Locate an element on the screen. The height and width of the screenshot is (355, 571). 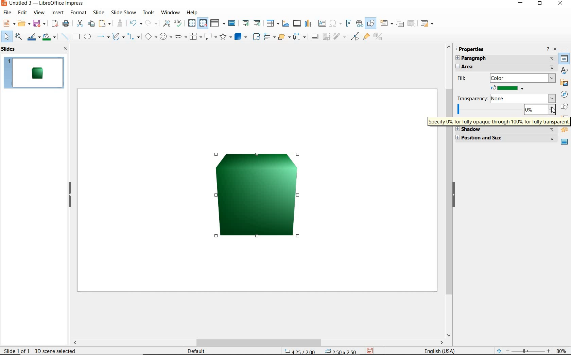
paste is located at coordinates (105, 23).